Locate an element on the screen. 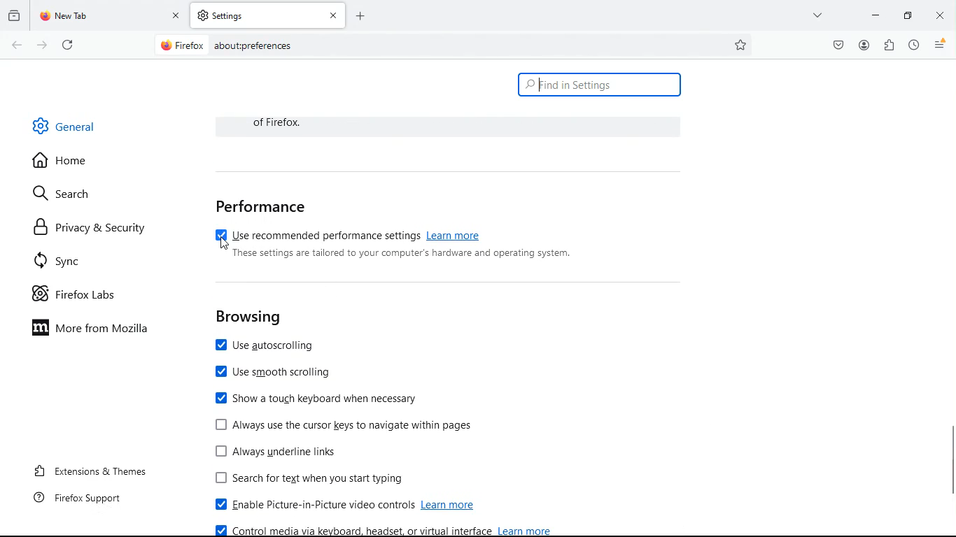 This screenshot has height=537, width=956. forward is located at coordinates (41, 45).